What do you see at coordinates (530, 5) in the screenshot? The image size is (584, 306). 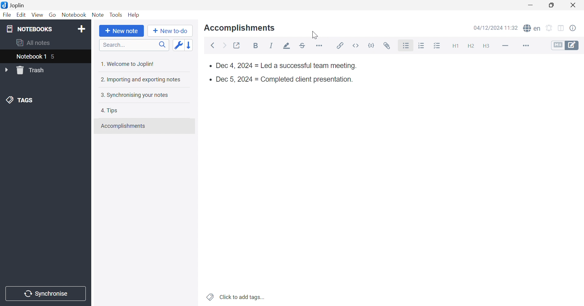 I see `Minimize` at bounding box center [530, 5].